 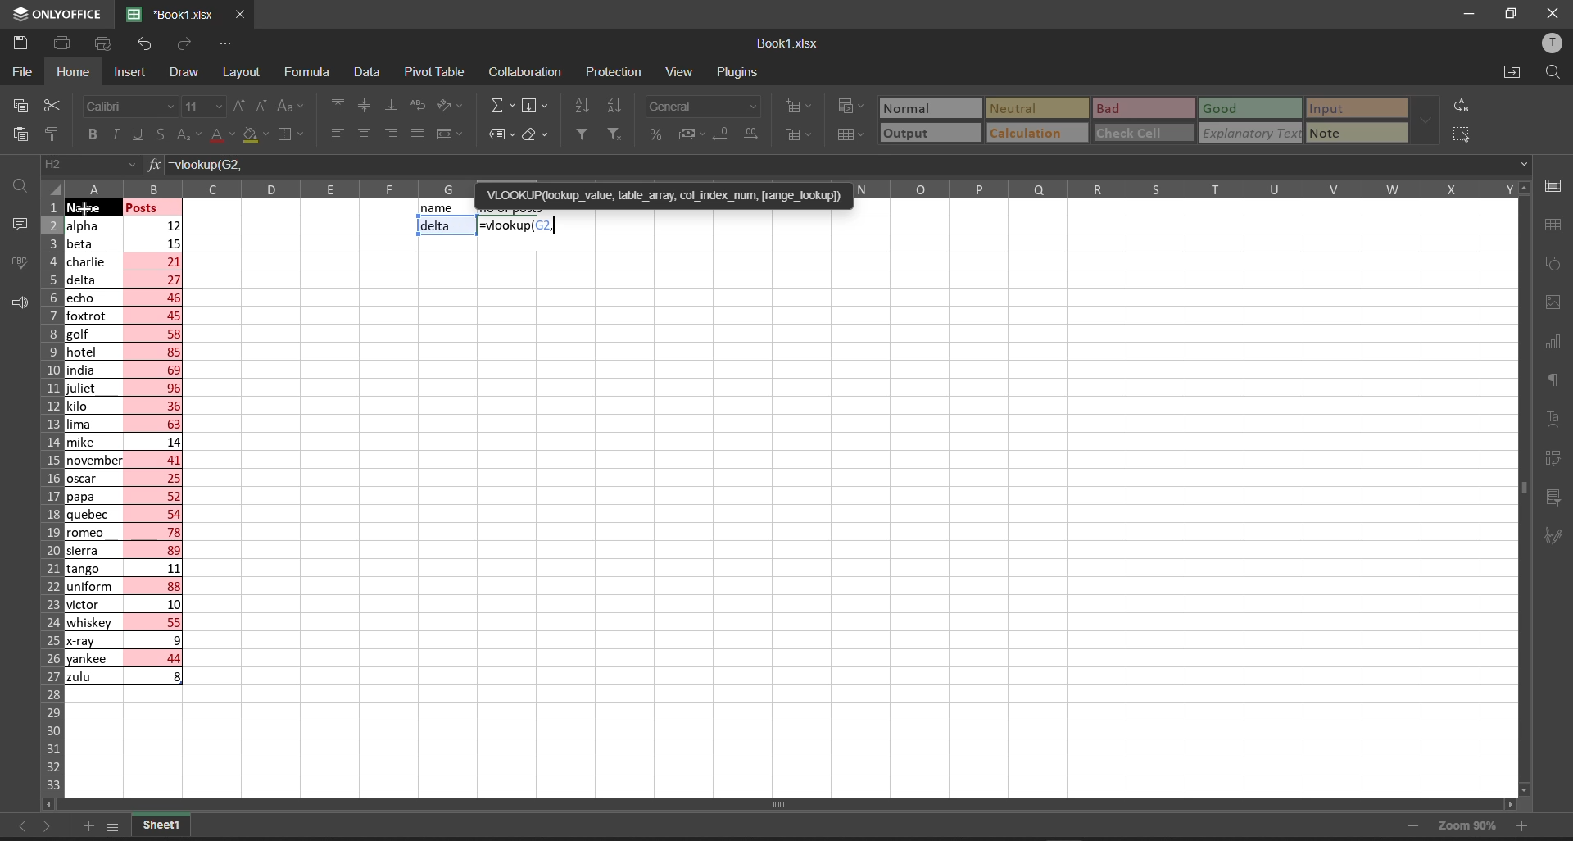 What do you see at coordinates (1523, 493) in the screenshot?
I see `vertical scroll bar` at bounding box center [1523, 493].